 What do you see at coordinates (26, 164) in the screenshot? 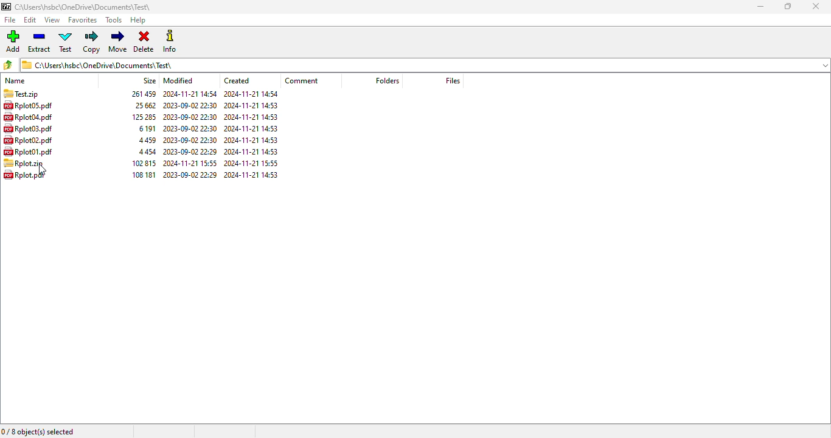
I see `Rplot.zip` at bounding box center [26, 164].